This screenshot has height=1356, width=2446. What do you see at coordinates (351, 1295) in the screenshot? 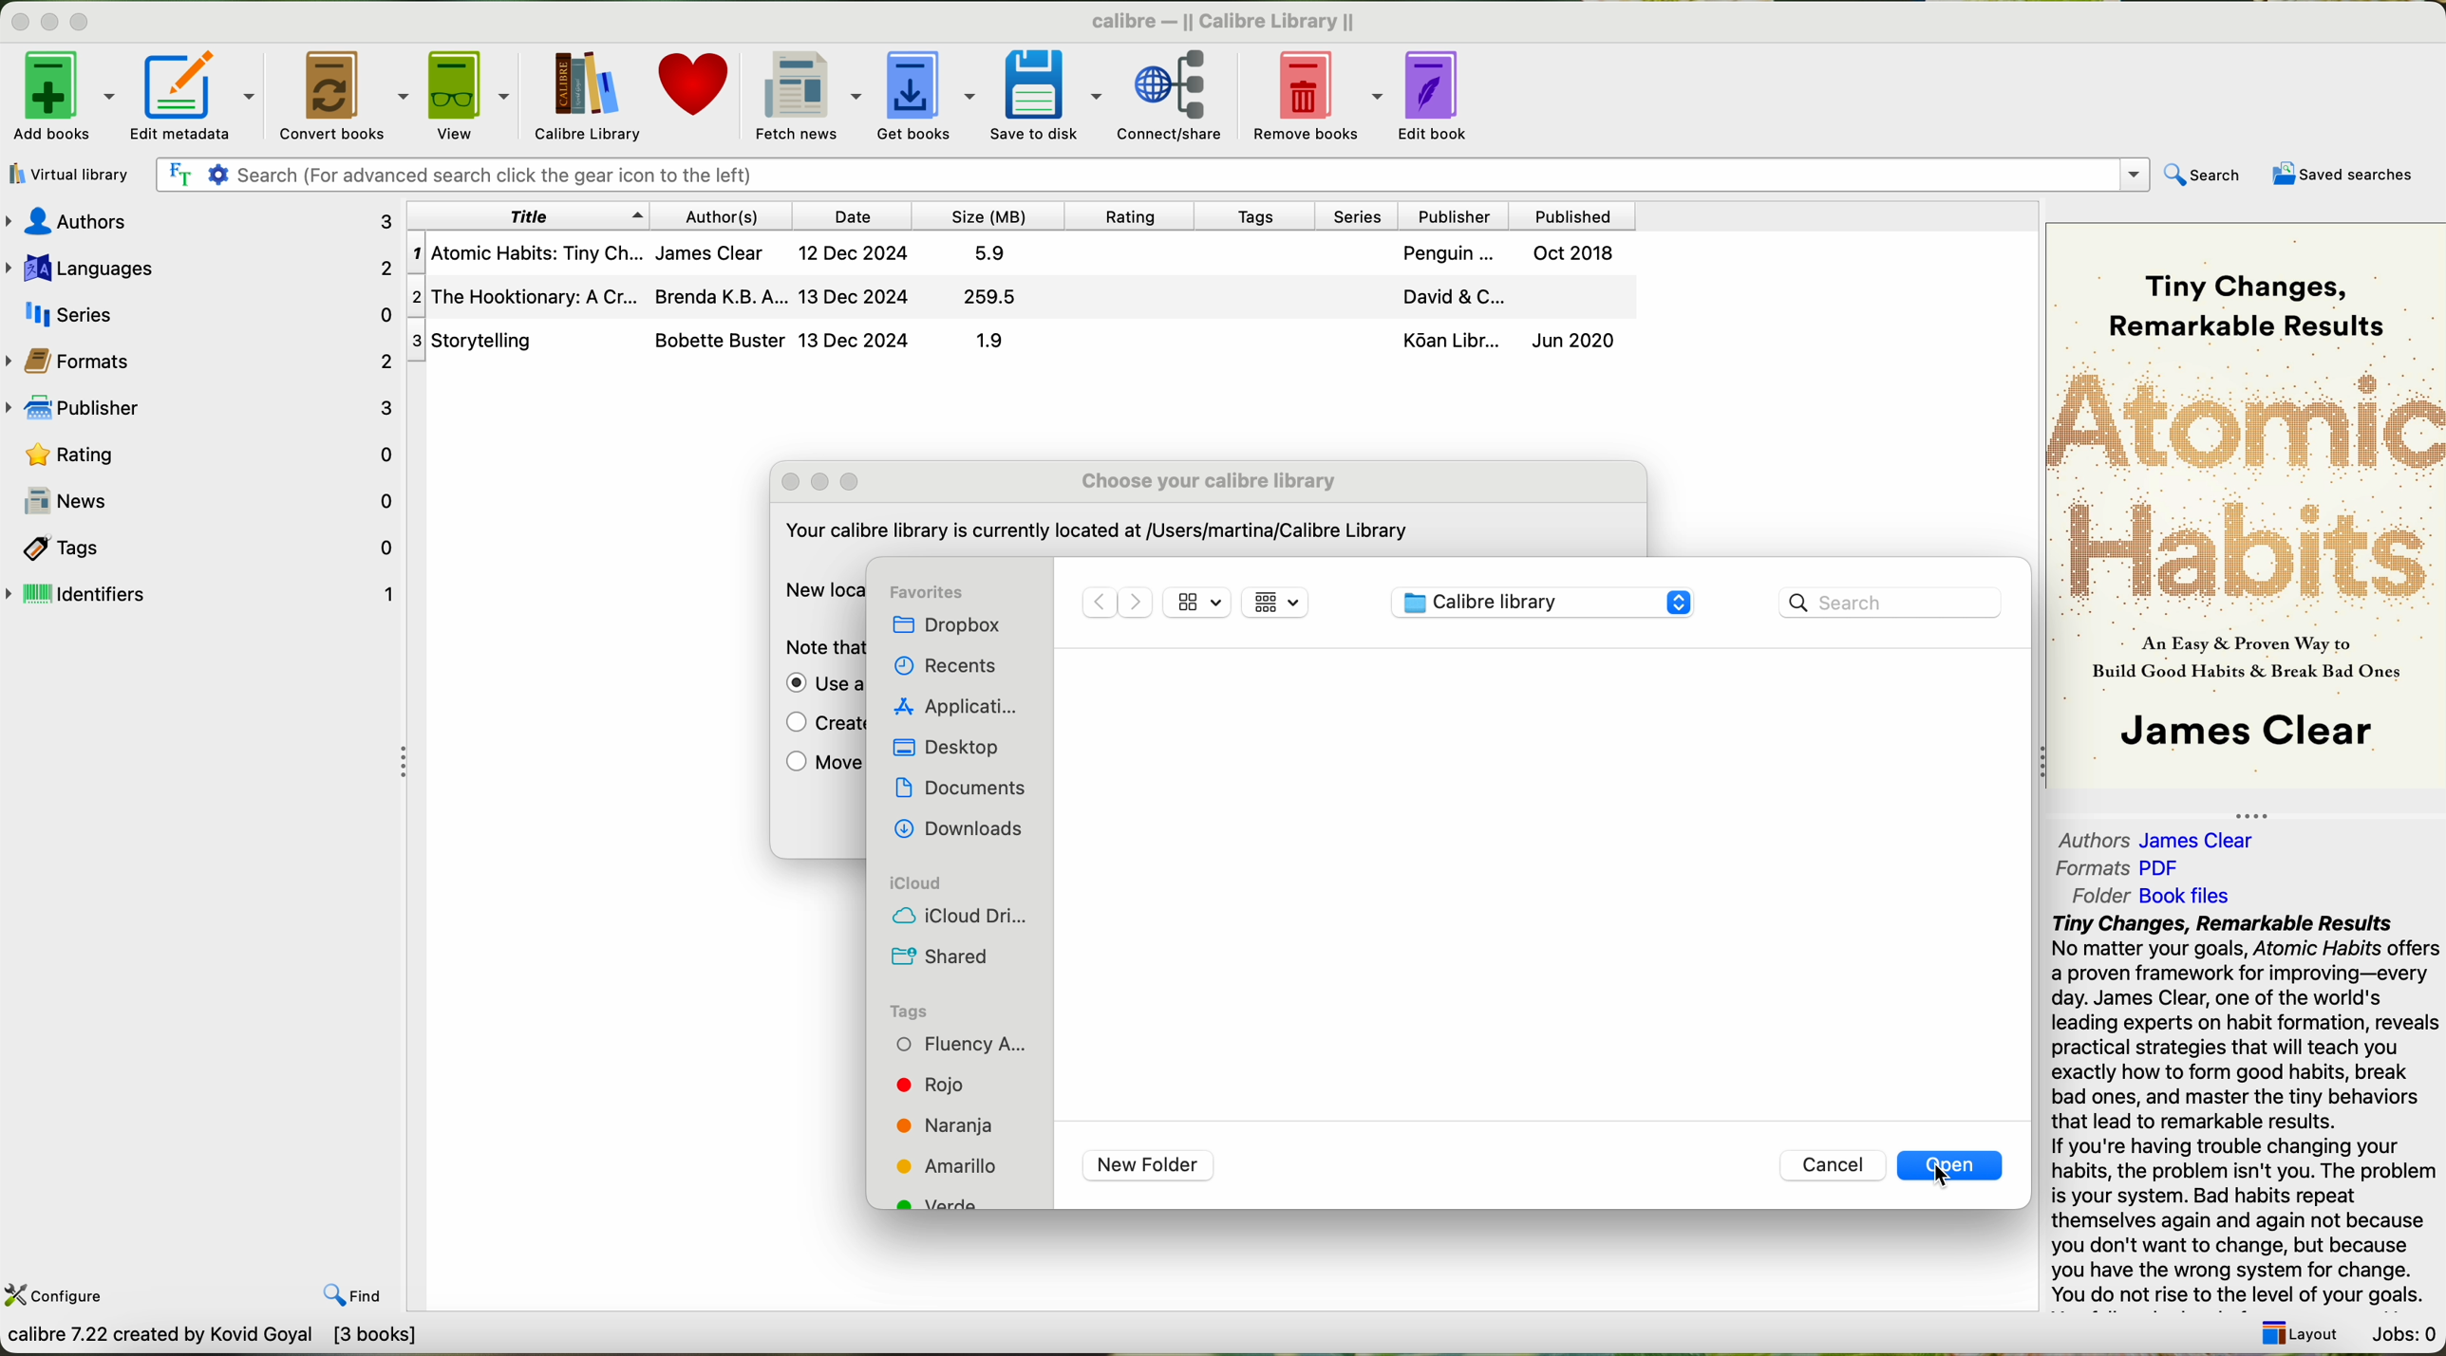
I see `find` at bounding box center [351, 1295].